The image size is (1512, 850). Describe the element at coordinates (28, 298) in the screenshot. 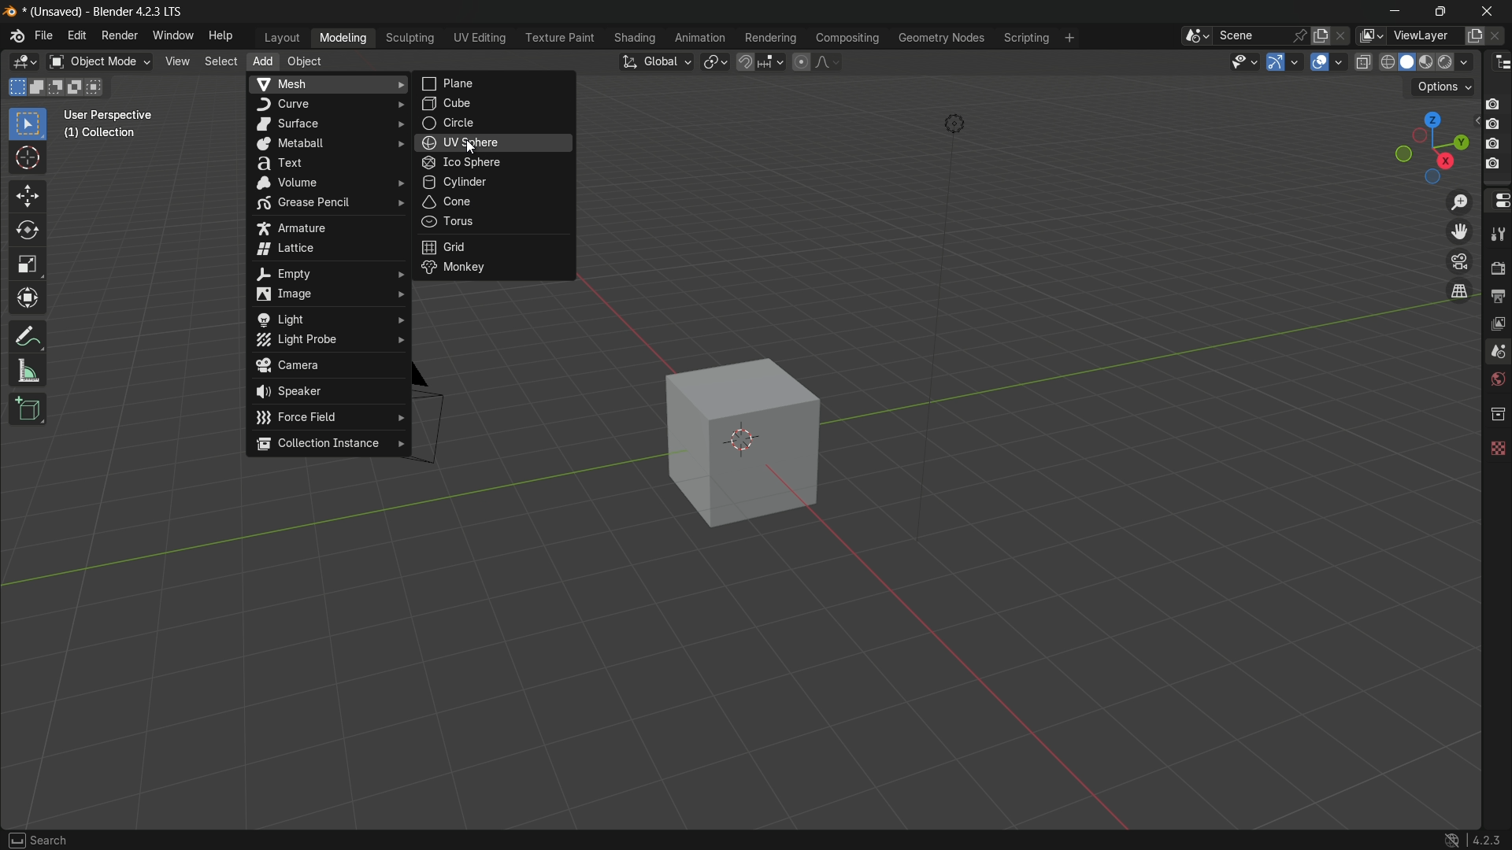

I see `transform` at that location.